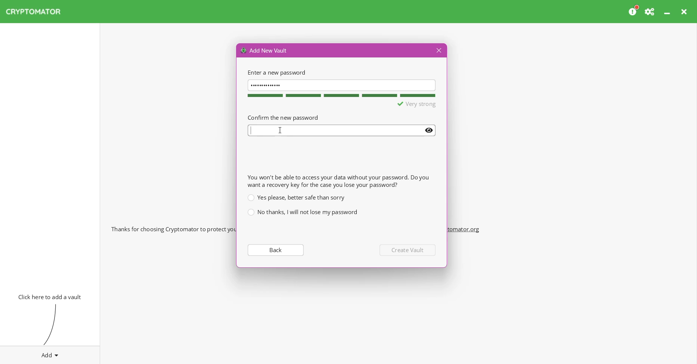 This screenshot has width=697, height=364. What do you see at coordinates (276, 72) in the screenshot?
I see `Enter a new password` at bounding box center [276, 72].